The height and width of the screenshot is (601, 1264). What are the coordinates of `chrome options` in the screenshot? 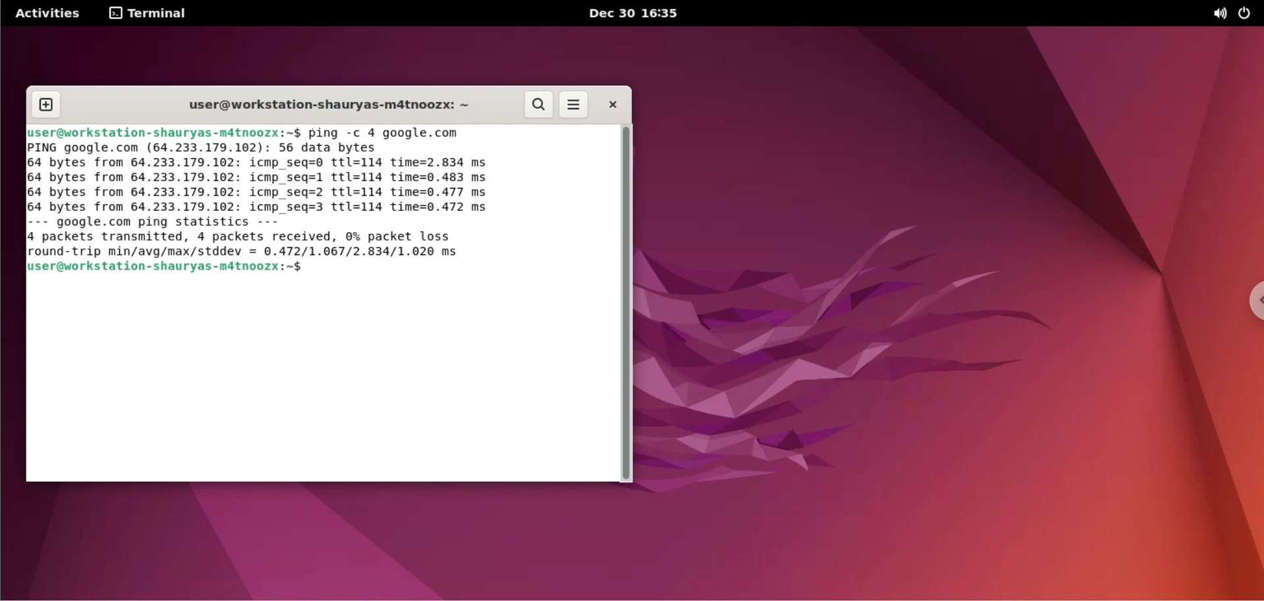 It's located at (1250, 304).